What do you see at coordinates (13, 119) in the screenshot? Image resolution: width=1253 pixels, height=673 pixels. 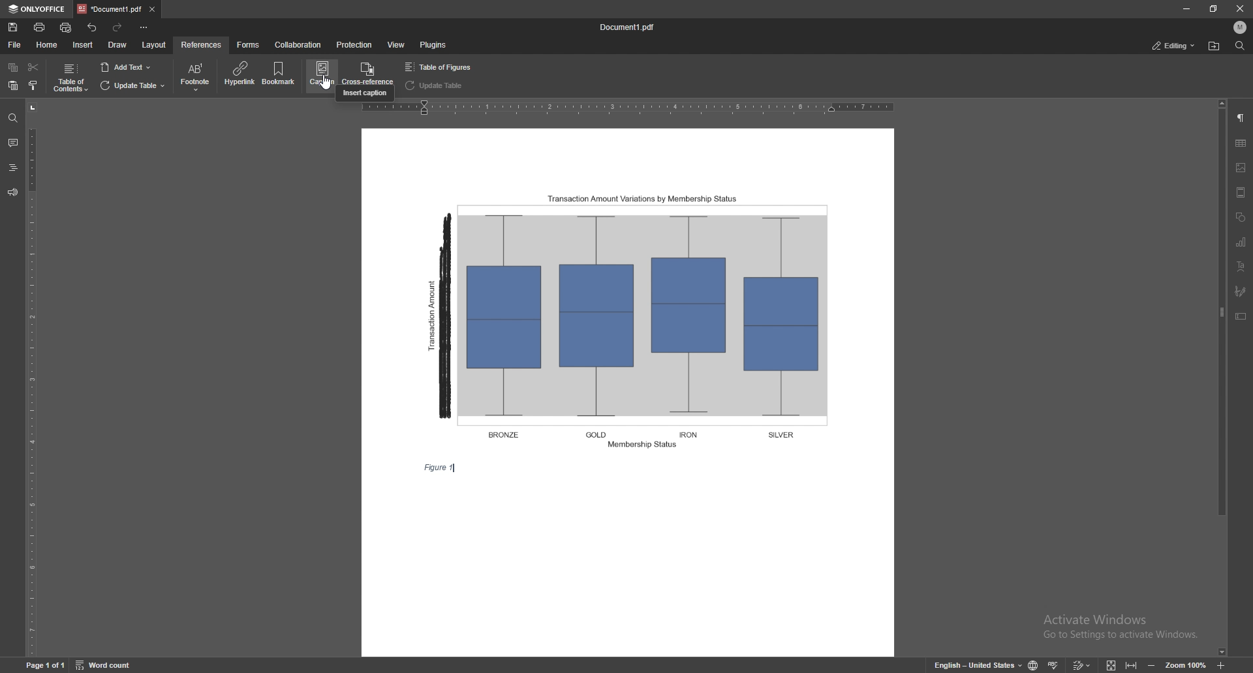 I see `find` at bounding box center [13, 119].